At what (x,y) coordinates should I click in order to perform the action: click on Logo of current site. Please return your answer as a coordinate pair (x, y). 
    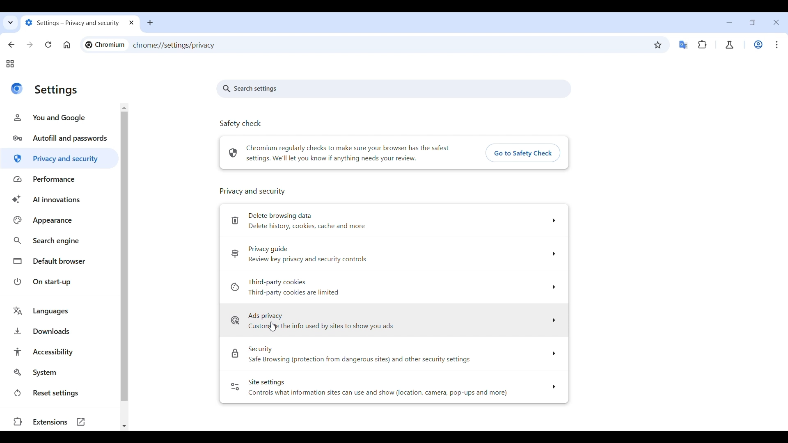
    Looking at the image, I should click on (17, 89).